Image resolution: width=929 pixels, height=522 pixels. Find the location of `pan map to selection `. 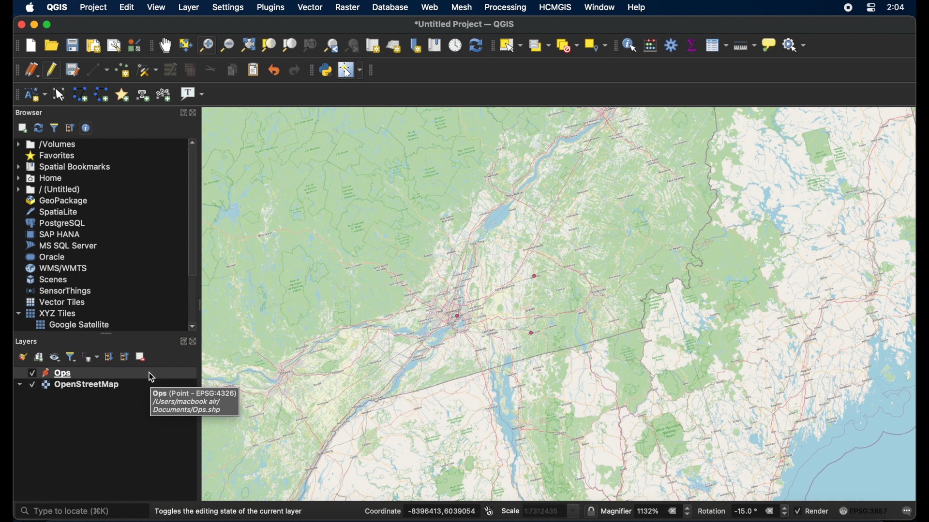

pan map to selection  is located at coordinates (185, 44).